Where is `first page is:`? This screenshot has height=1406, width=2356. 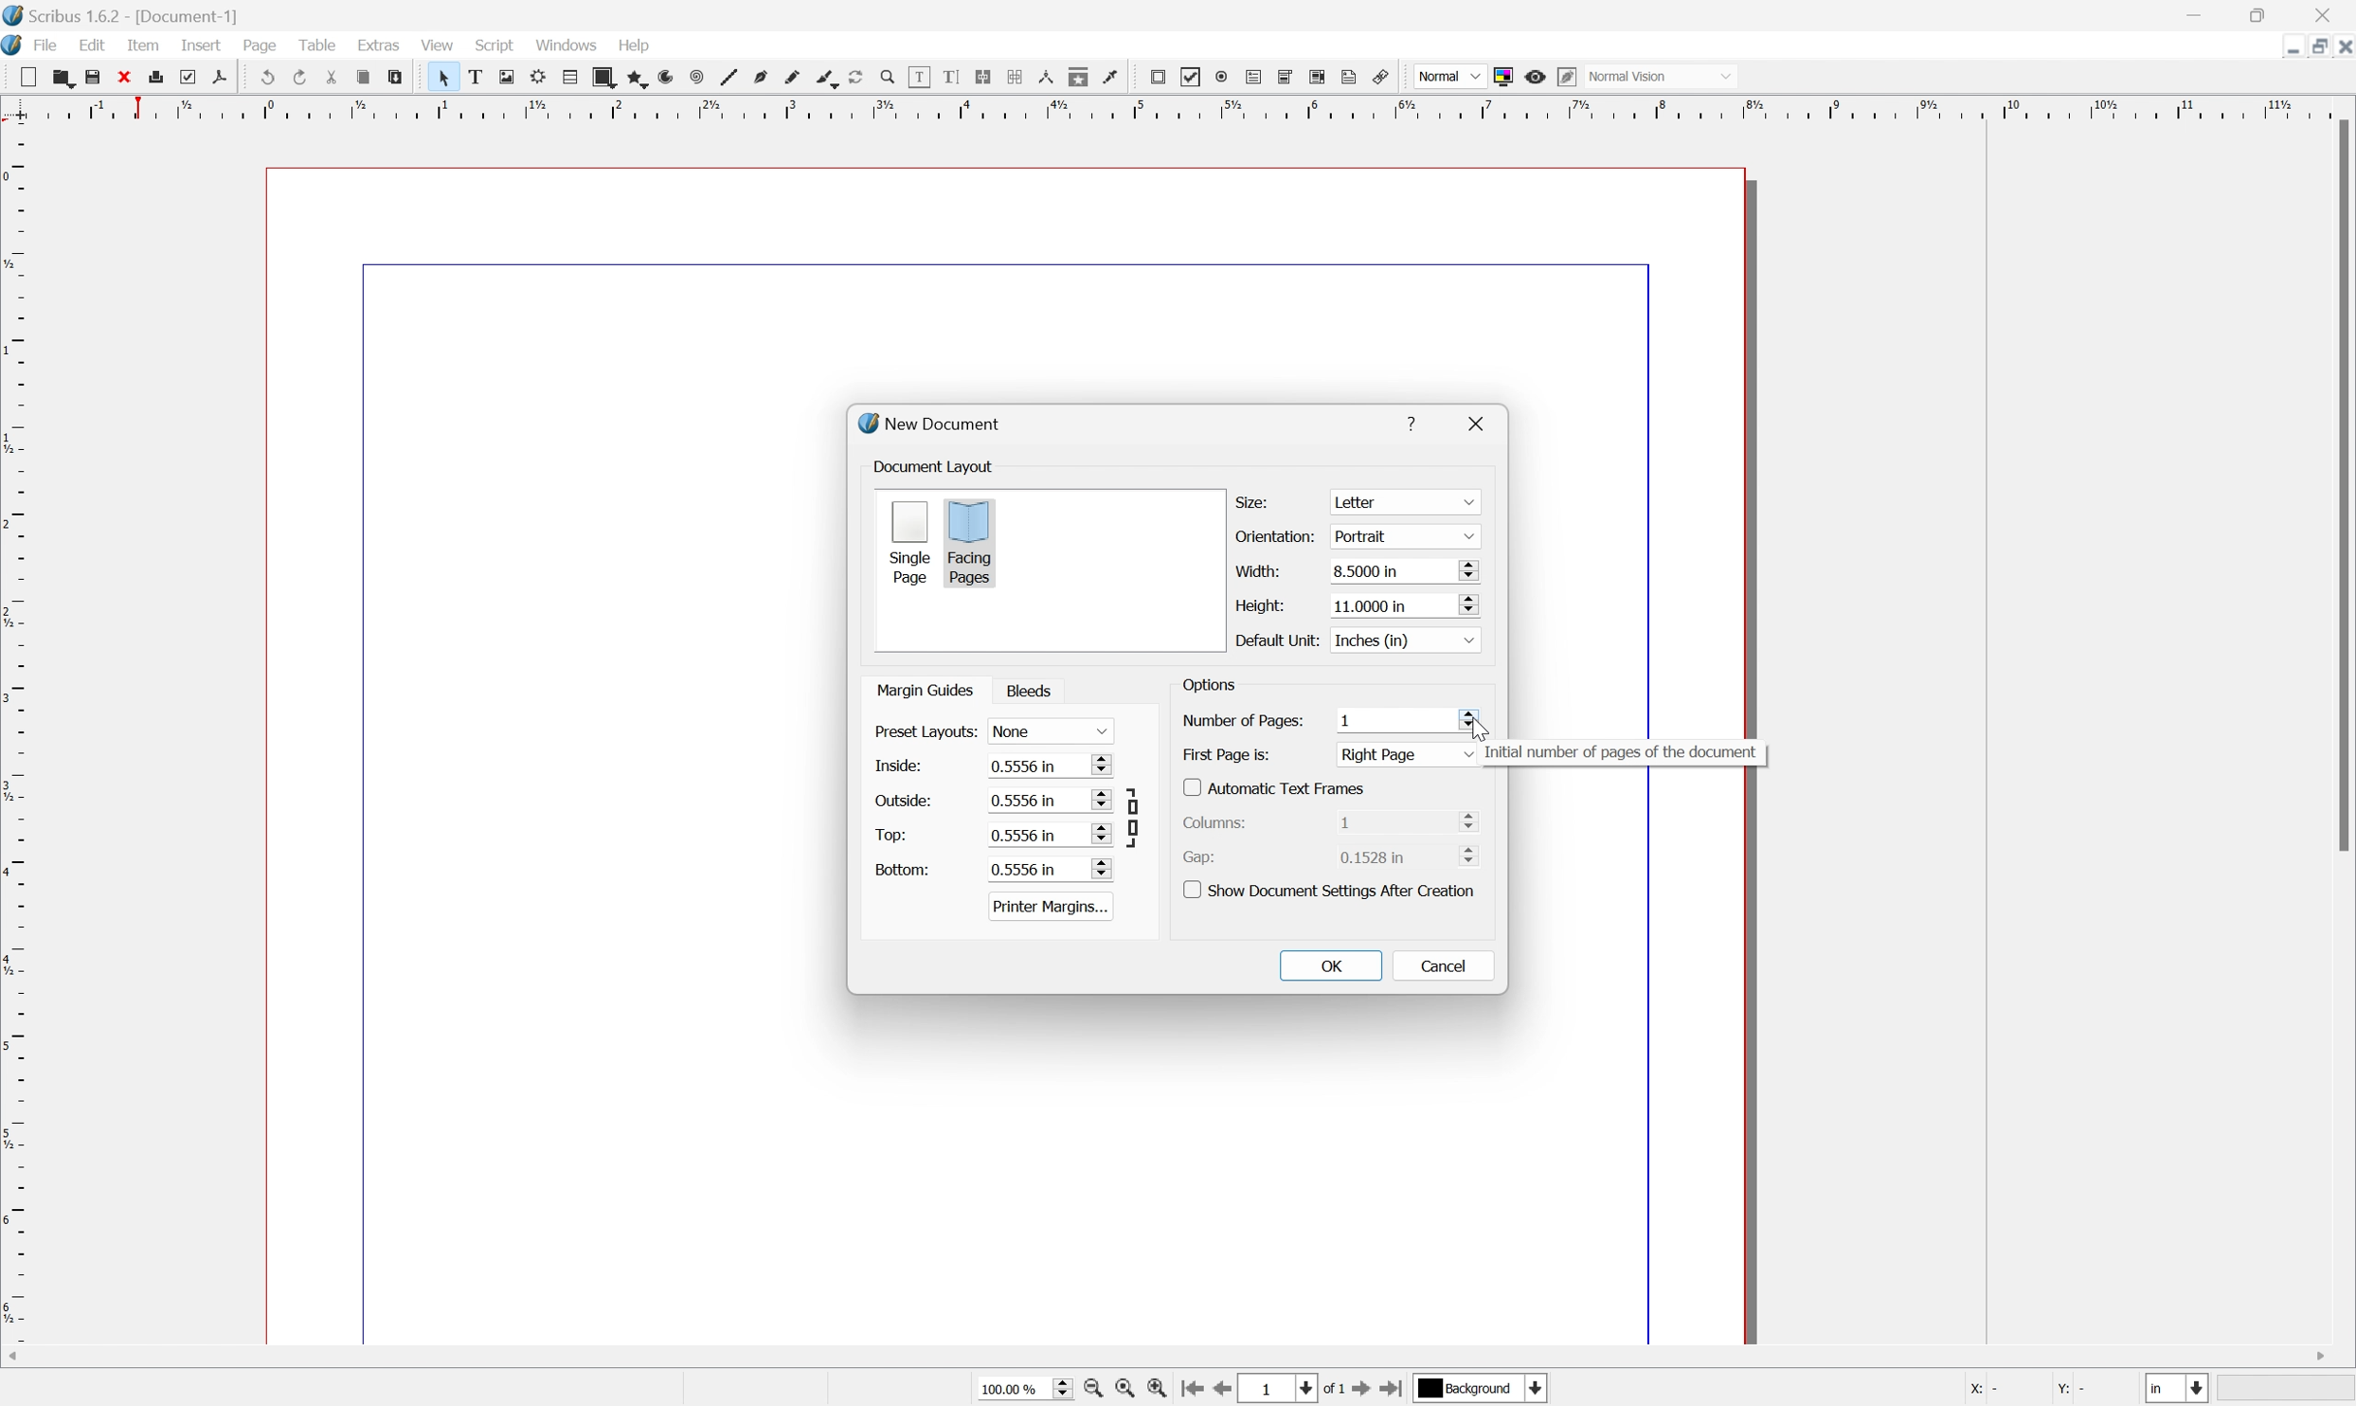 first page is: is located at coordinates (1227, 753).